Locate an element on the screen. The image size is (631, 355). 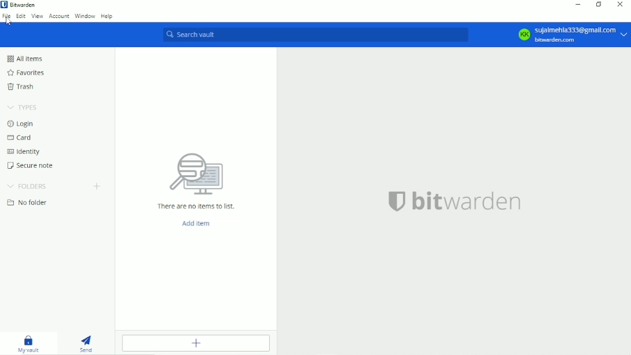
My vault is located at coordinates (29, 343).